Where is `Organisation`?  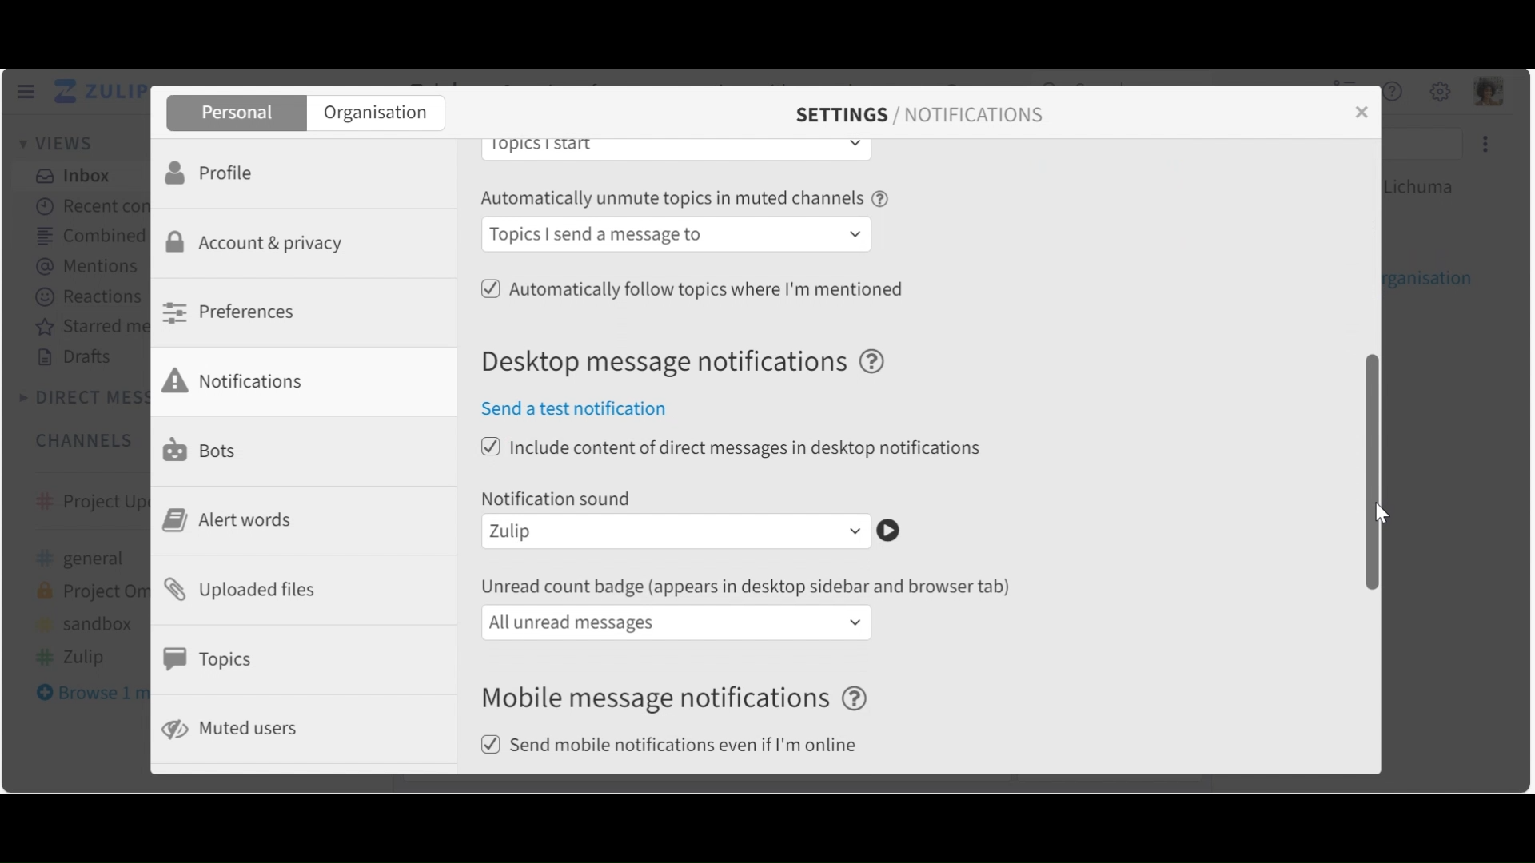
Organisation is located at coordinates (376, 114).